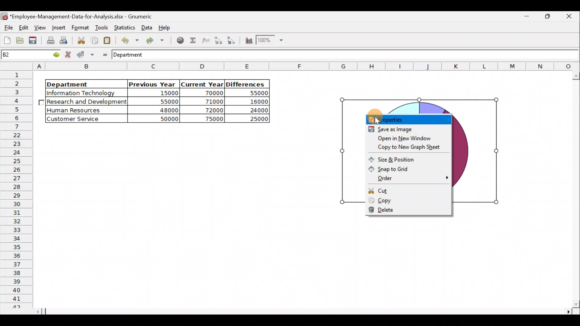 This screenshot has height=326, width=580. I want to click on Save as image, so click(408, 129).